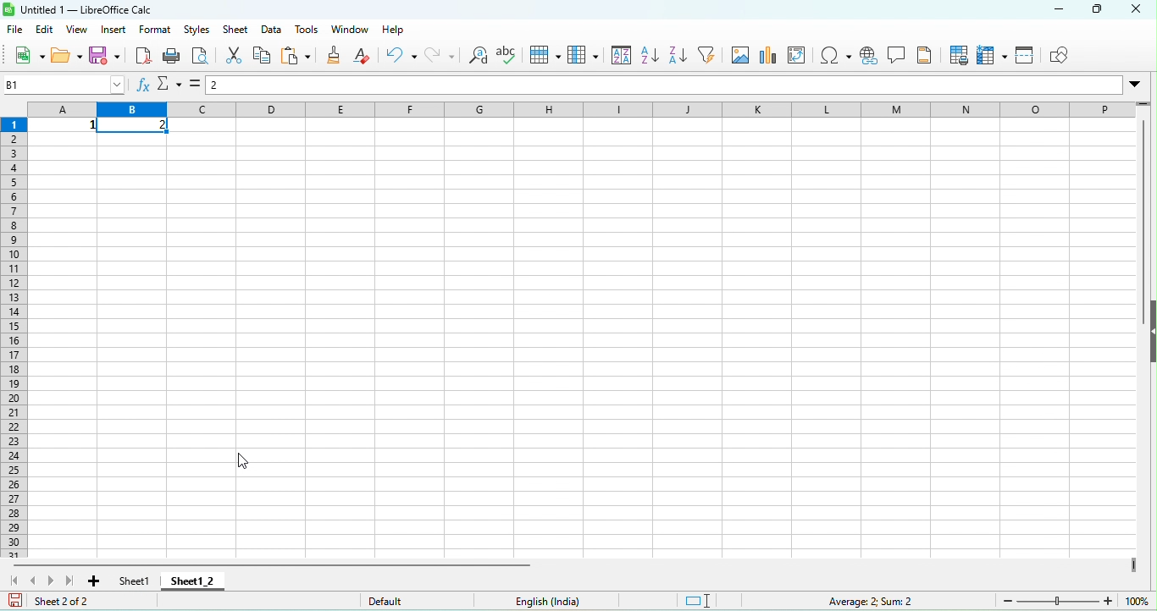  Describe the element at coordinates (275, 564) in the screenshot. I see `horizontal bar` at that location.